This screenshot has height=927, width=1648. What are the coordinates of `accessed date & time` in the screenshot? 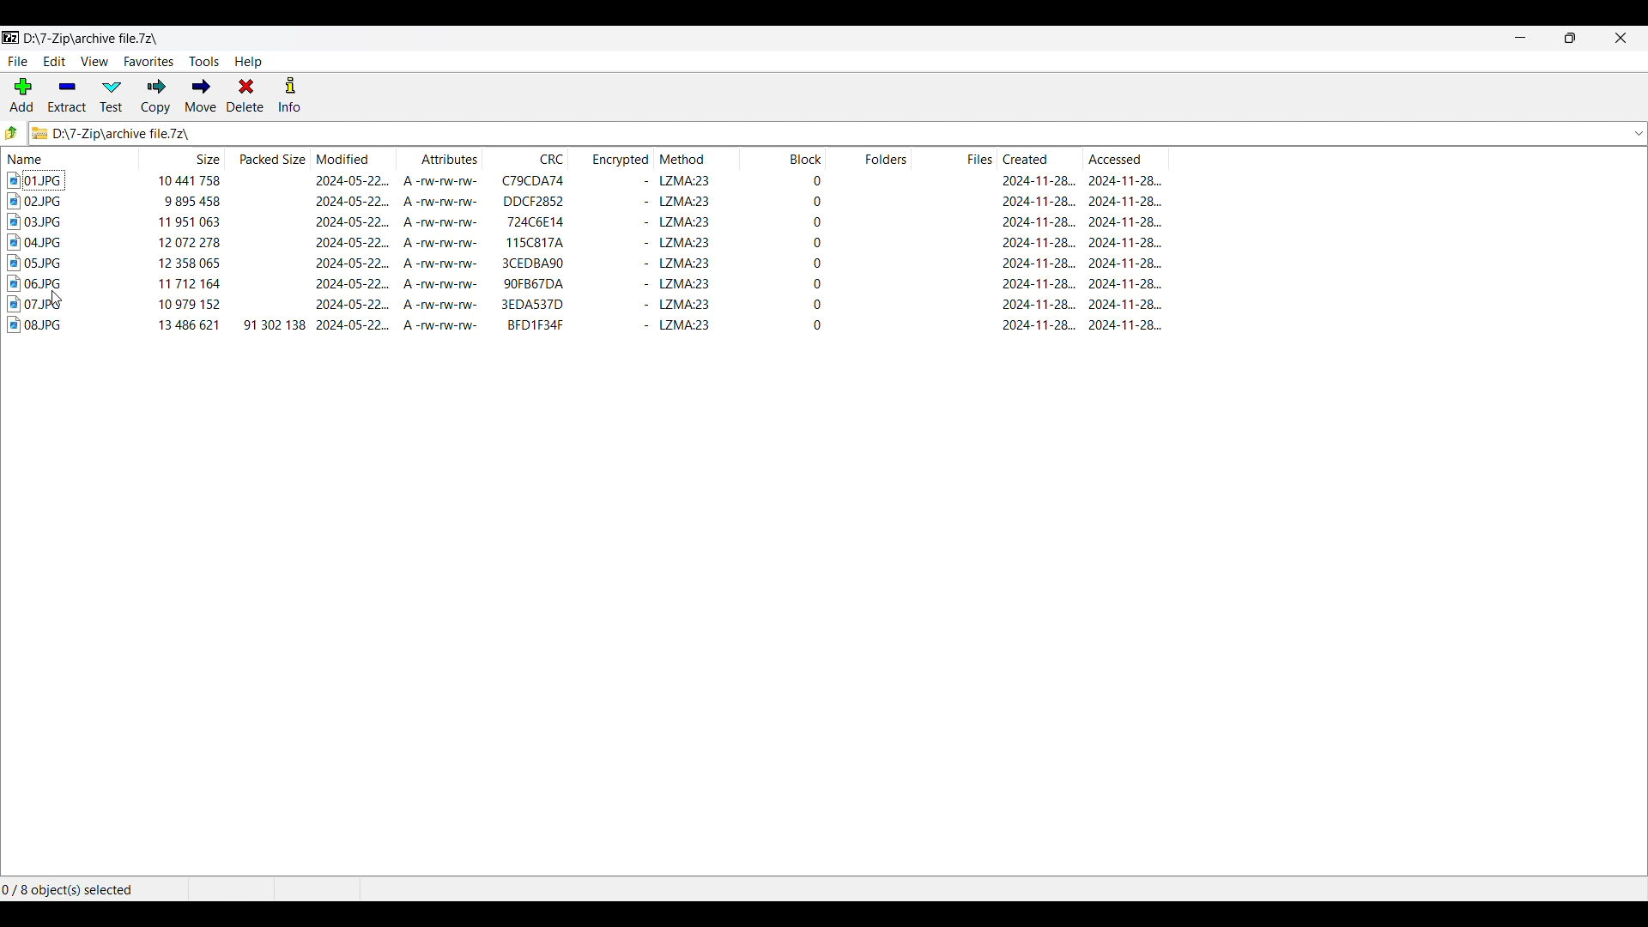 It's located at (1126, 243).